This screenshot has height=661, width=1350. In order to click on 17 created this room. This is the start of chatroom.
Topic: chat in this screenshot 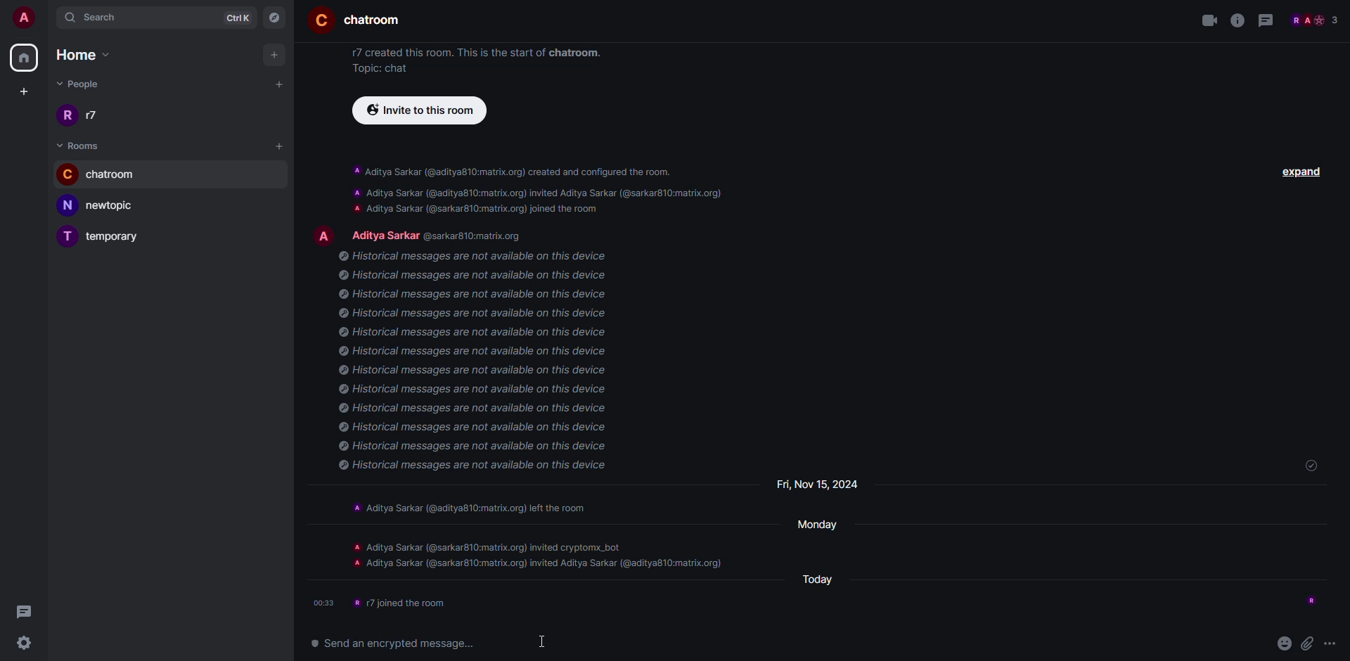, I will do `click(472, 60)`.